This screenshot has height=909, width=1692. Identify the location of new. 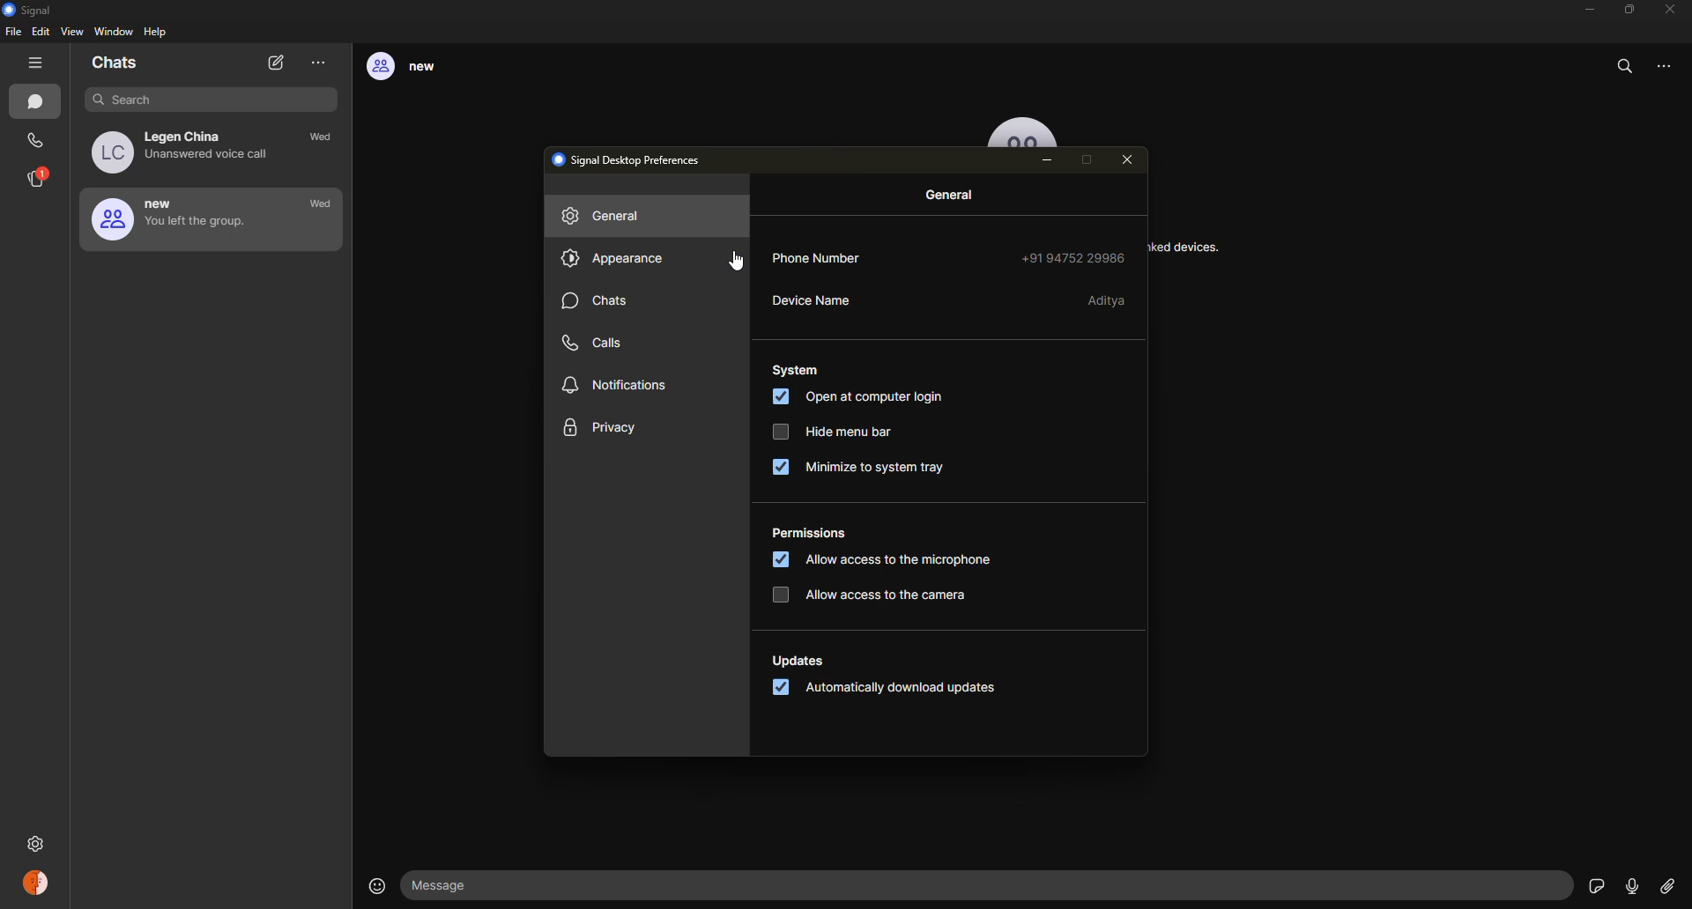
(415, 68).